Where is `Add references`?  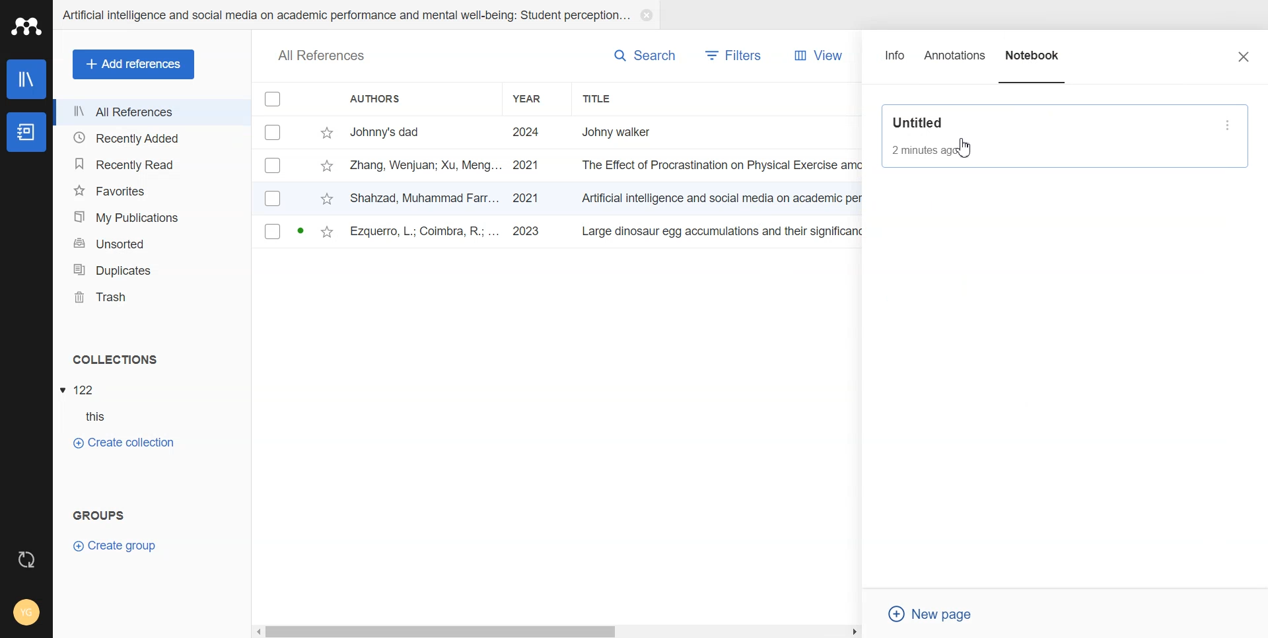
Add references is located at coordinates (134, 65).